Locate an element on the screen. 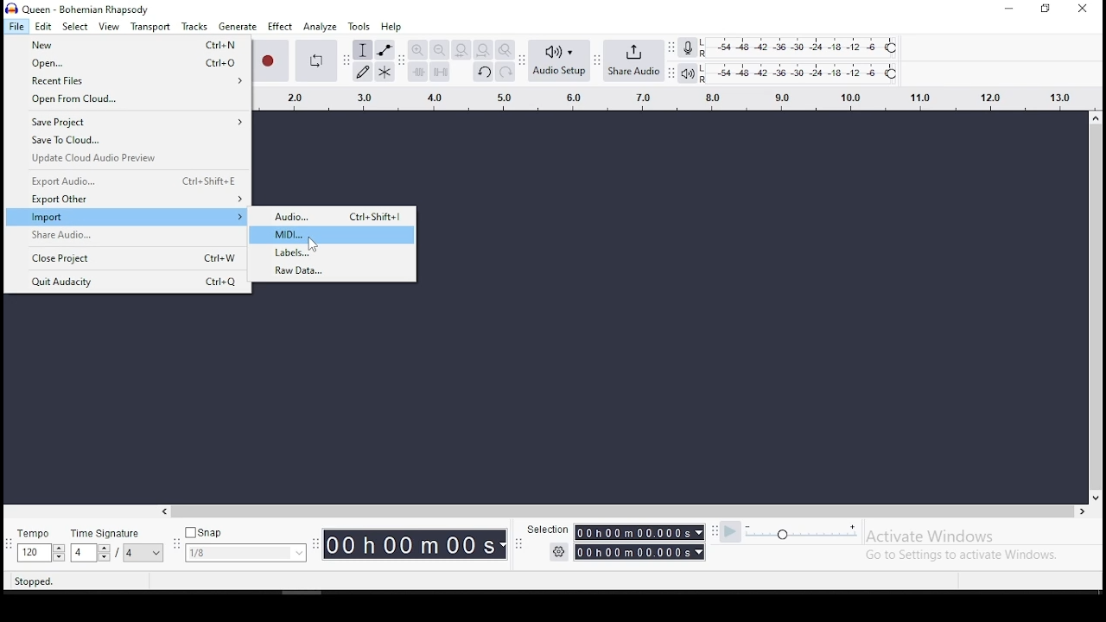  MIDI is located at coordinates (334, 235).